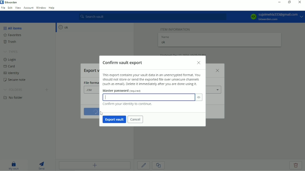  I want to click on Search vault, so click(152, 17).